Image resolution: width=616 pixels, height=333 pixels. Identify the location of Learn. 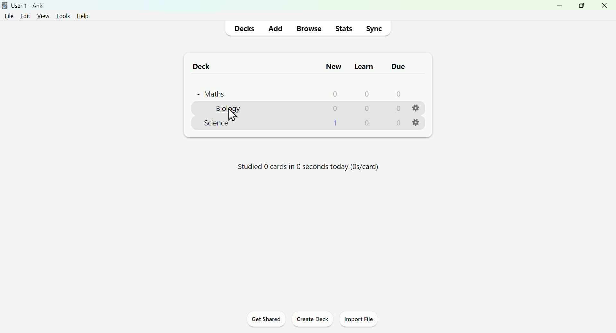
(364, 66).